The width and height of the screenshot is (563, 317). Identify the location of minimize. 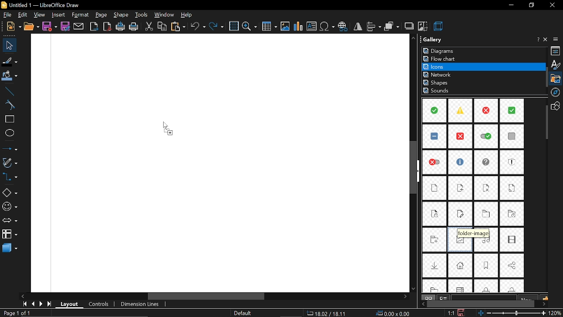
(512, 5).